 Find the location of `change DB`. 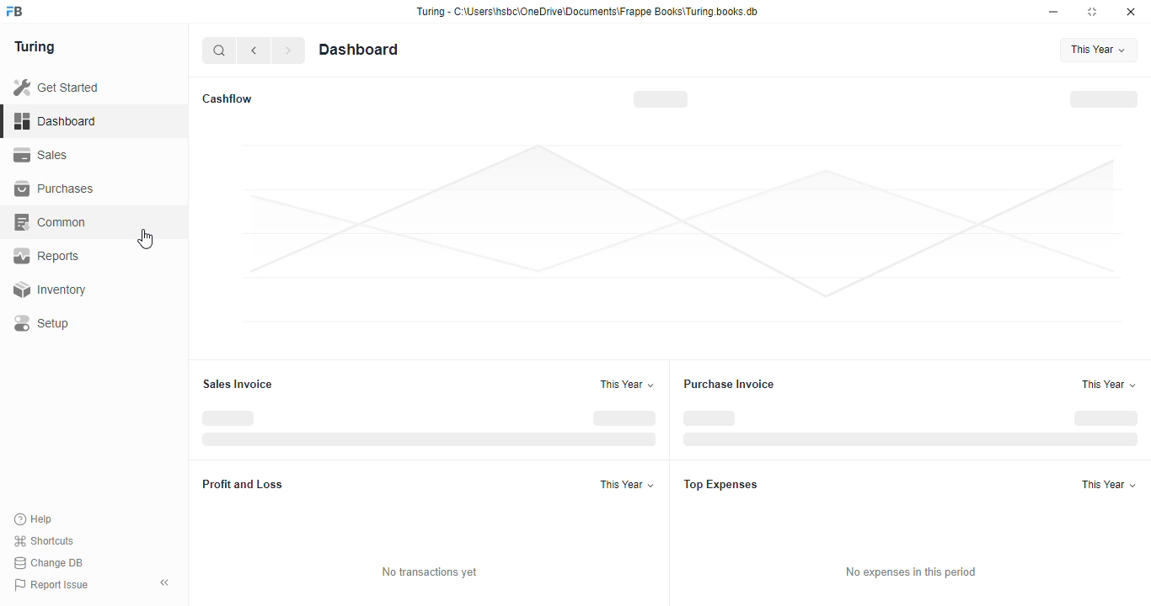

change DB is located at coordinates (49, 563).